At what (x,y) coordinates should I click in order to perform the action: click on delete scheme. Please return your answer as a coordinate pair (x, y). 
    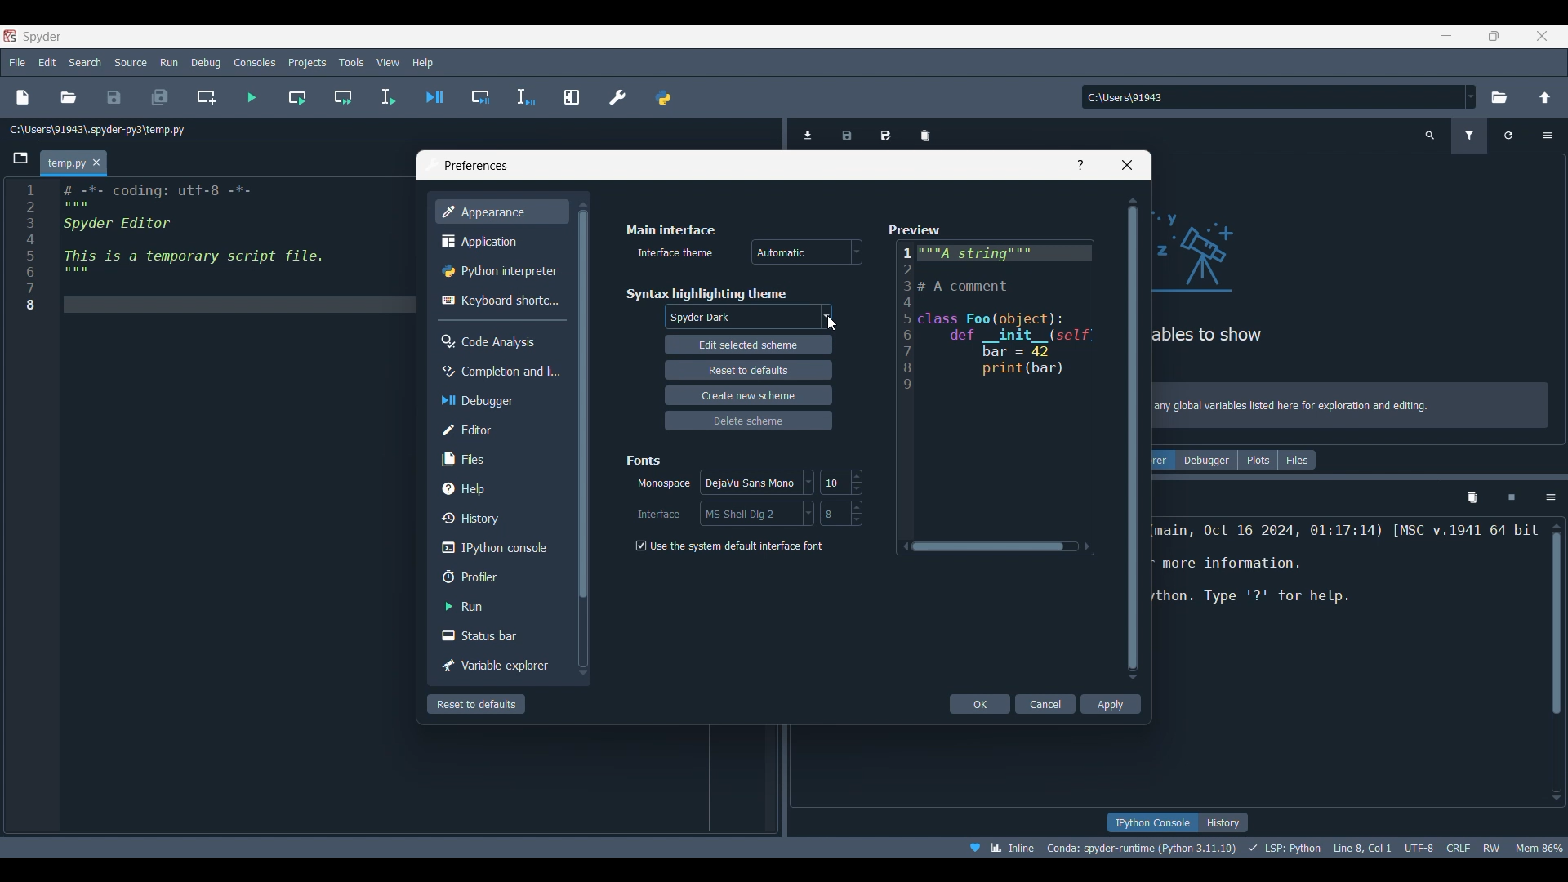
    Looking at the image, I should click on (751, 420).